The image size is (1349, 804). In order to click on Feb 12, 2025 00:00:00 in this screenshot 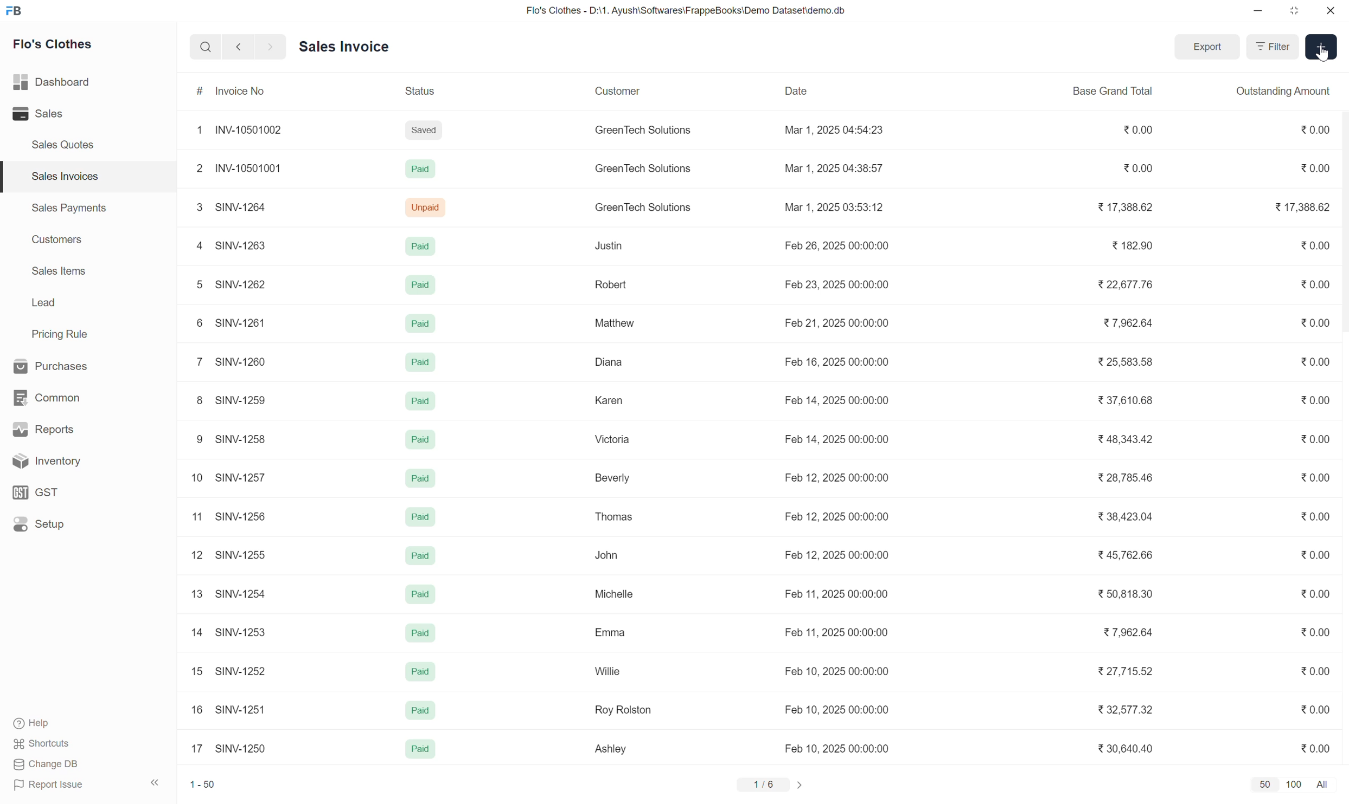, I will do `click(843, 517)`.